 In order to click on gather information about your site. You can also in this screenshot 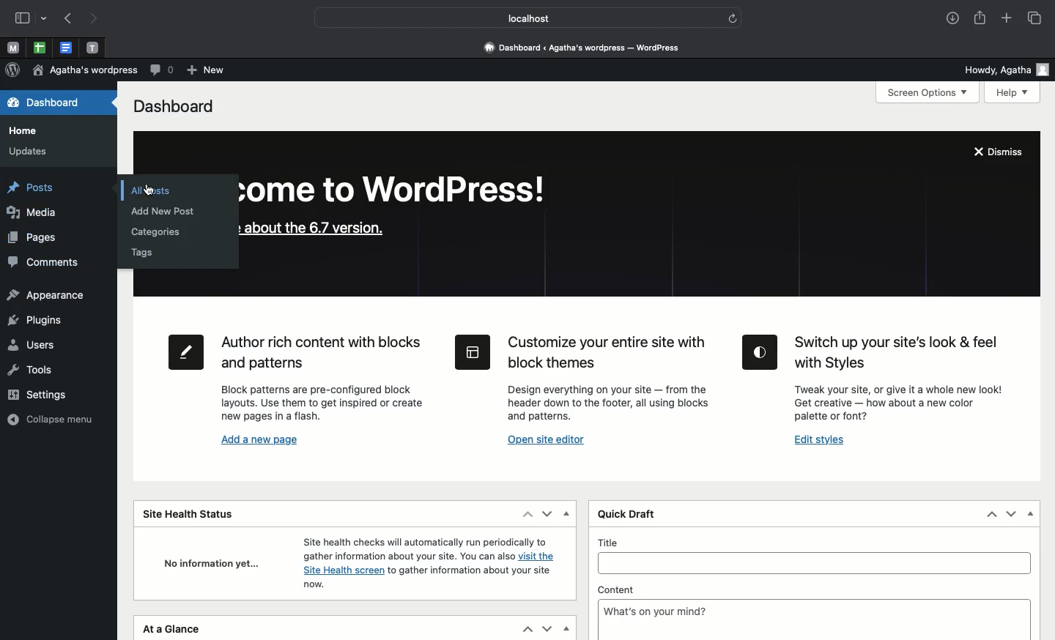, I will do `click(407, 557)`.